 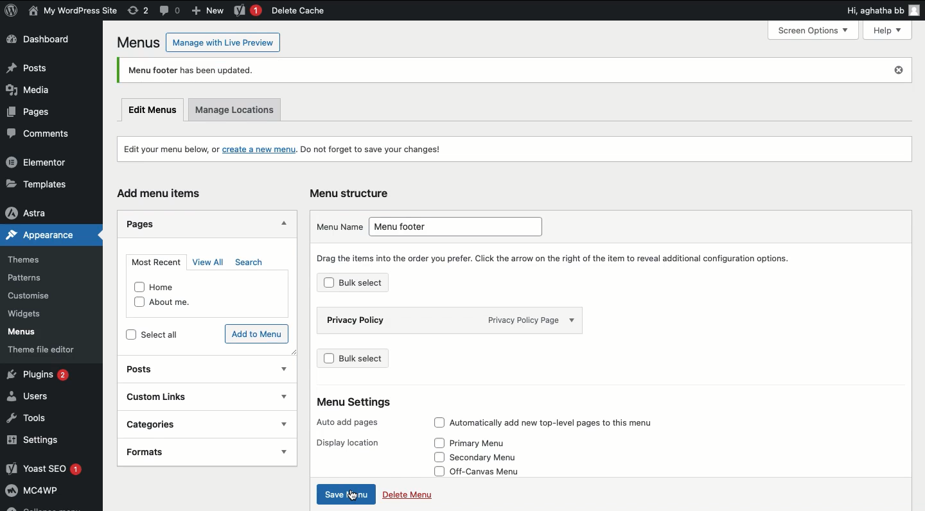 What do you see at coordinates (257, 334) in the screenshot?
I see `Add to menu` at bounding box center [257, 334].